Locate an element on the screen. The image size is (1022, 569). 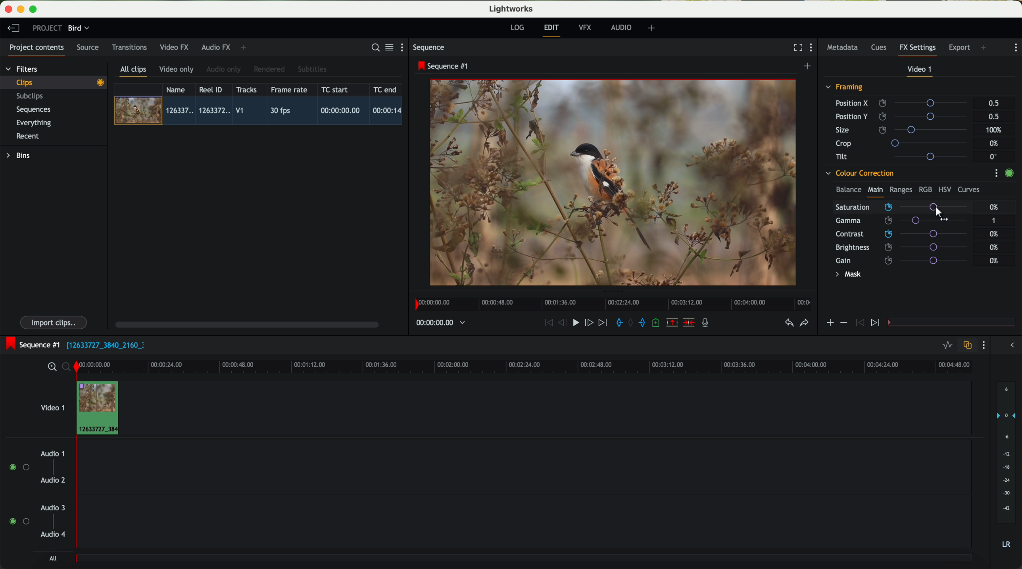
name is located at coordinates (179, 90).